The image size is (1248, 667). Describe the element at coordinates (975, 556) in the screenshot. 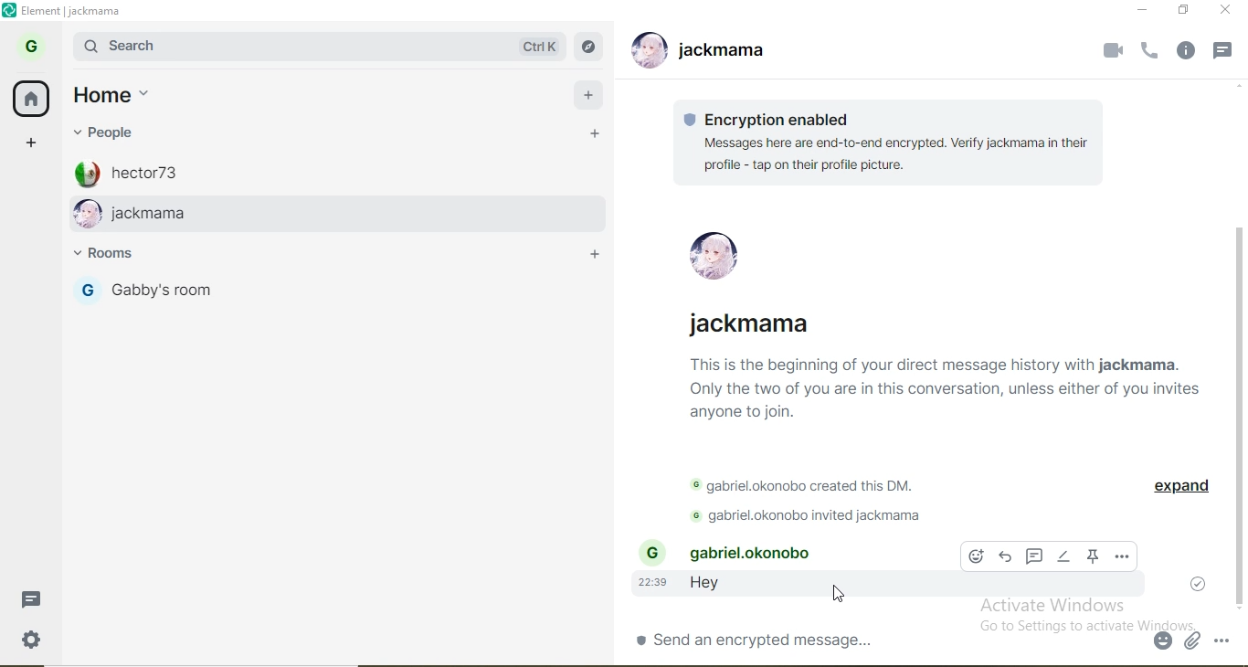

I see `emoji` at that location.